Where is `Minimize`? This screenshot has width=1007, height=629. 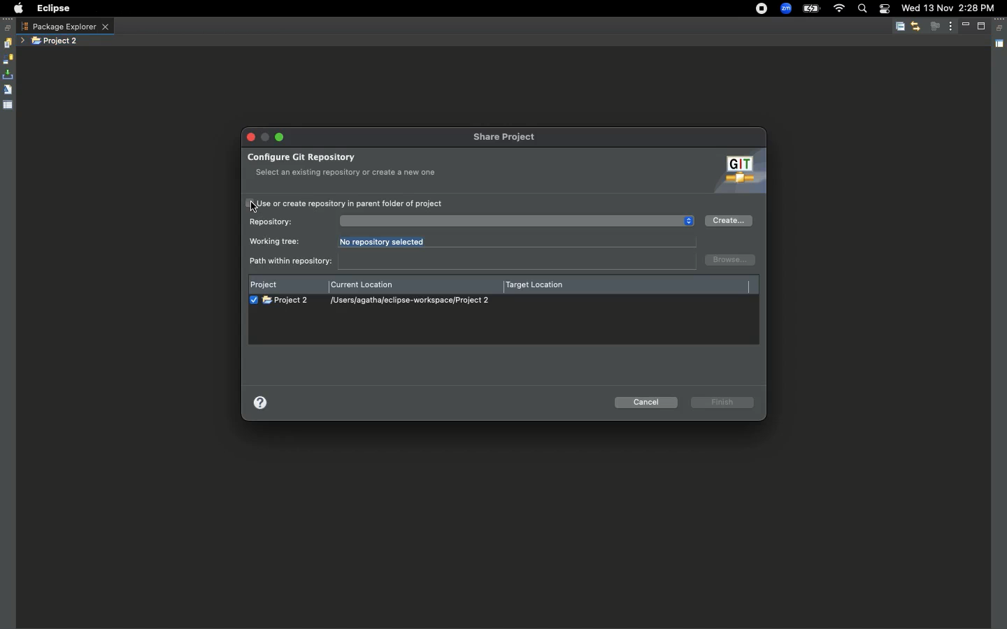 Minimize is located at coordinates (278, 137).